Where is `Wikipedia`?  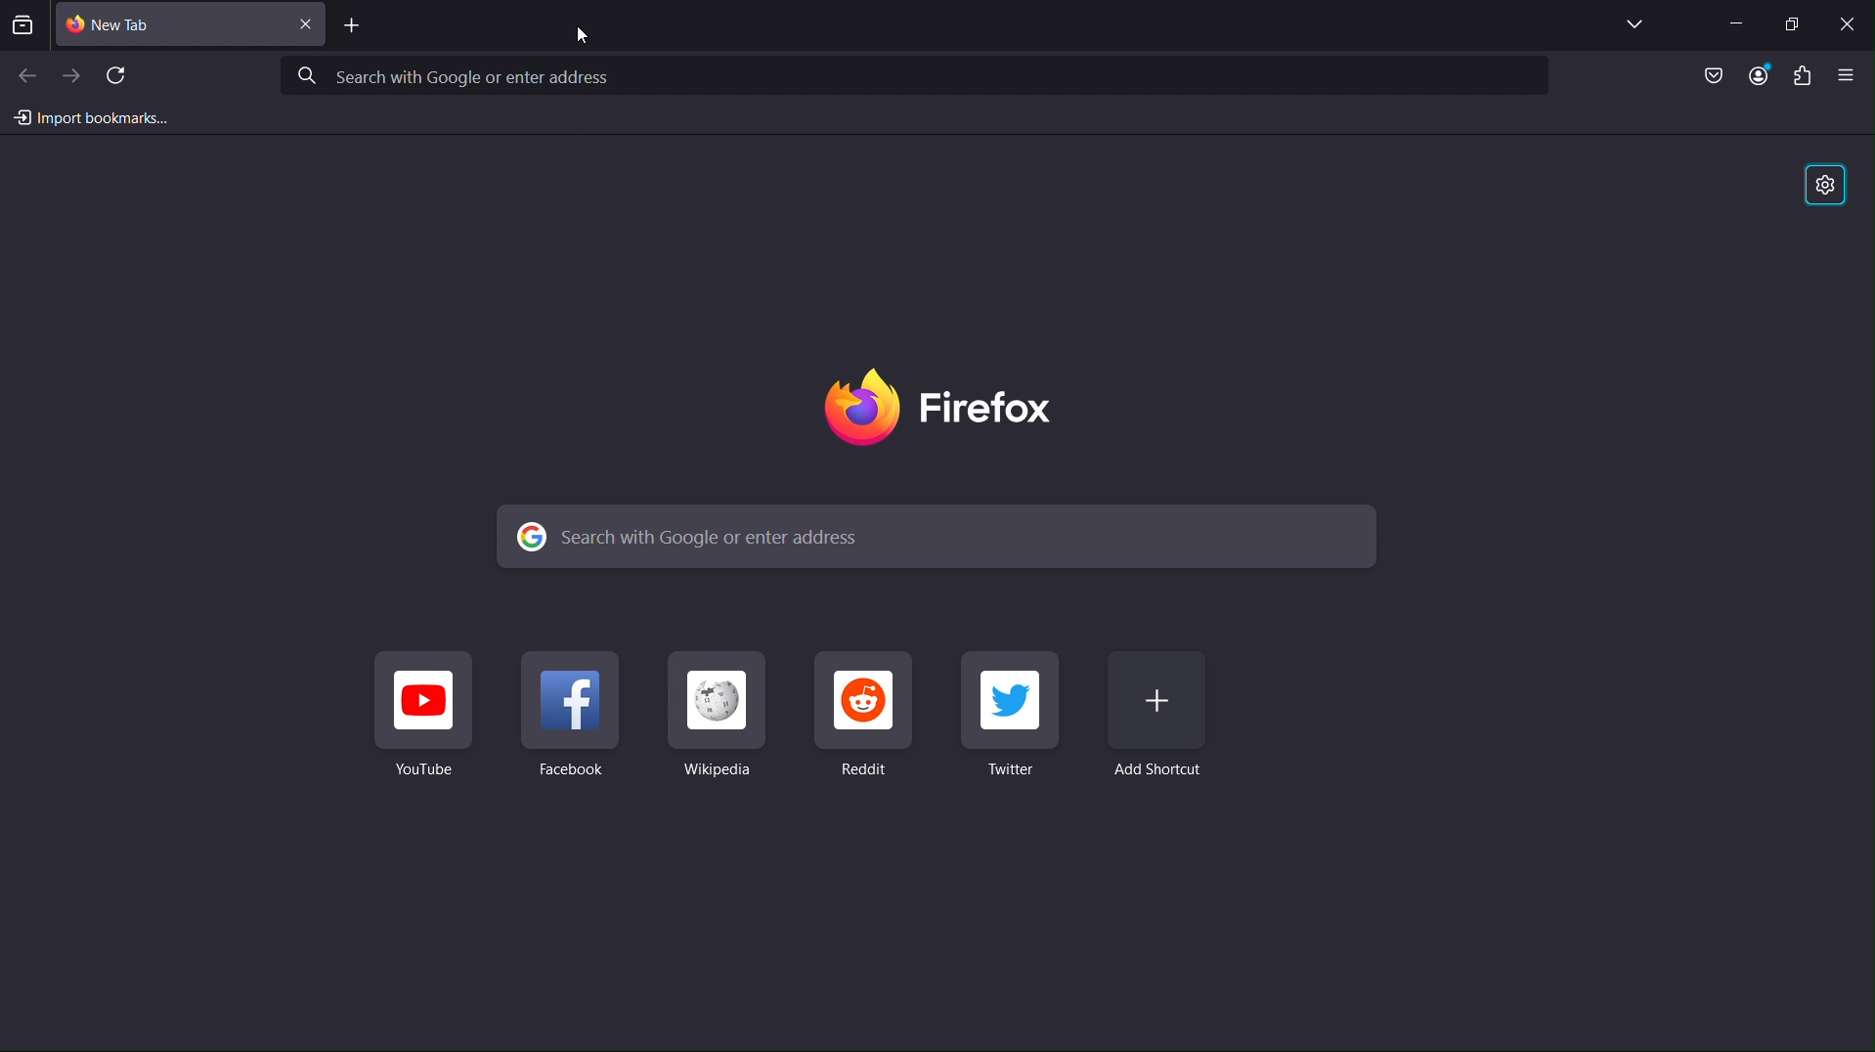
Wikipedia is located at coordinates (722, 725).